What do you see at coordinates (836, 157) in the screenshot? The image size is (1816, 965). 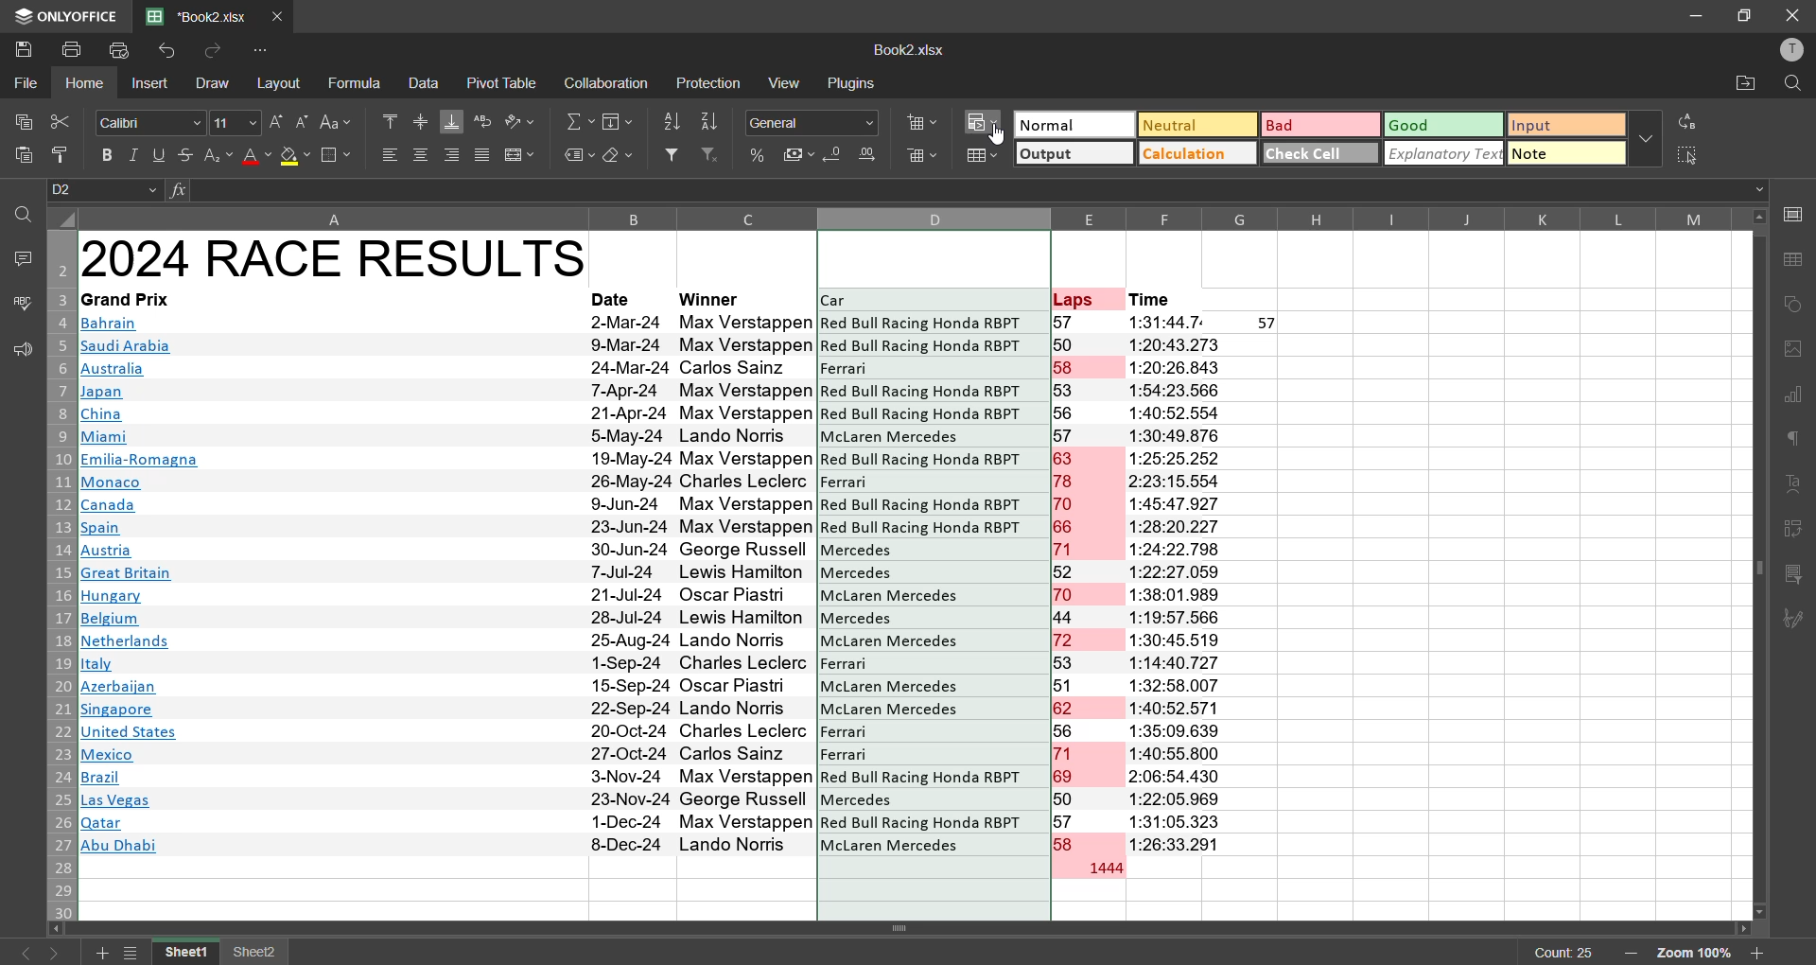 I see `decrease decimal` at bounding box center [836, 157].